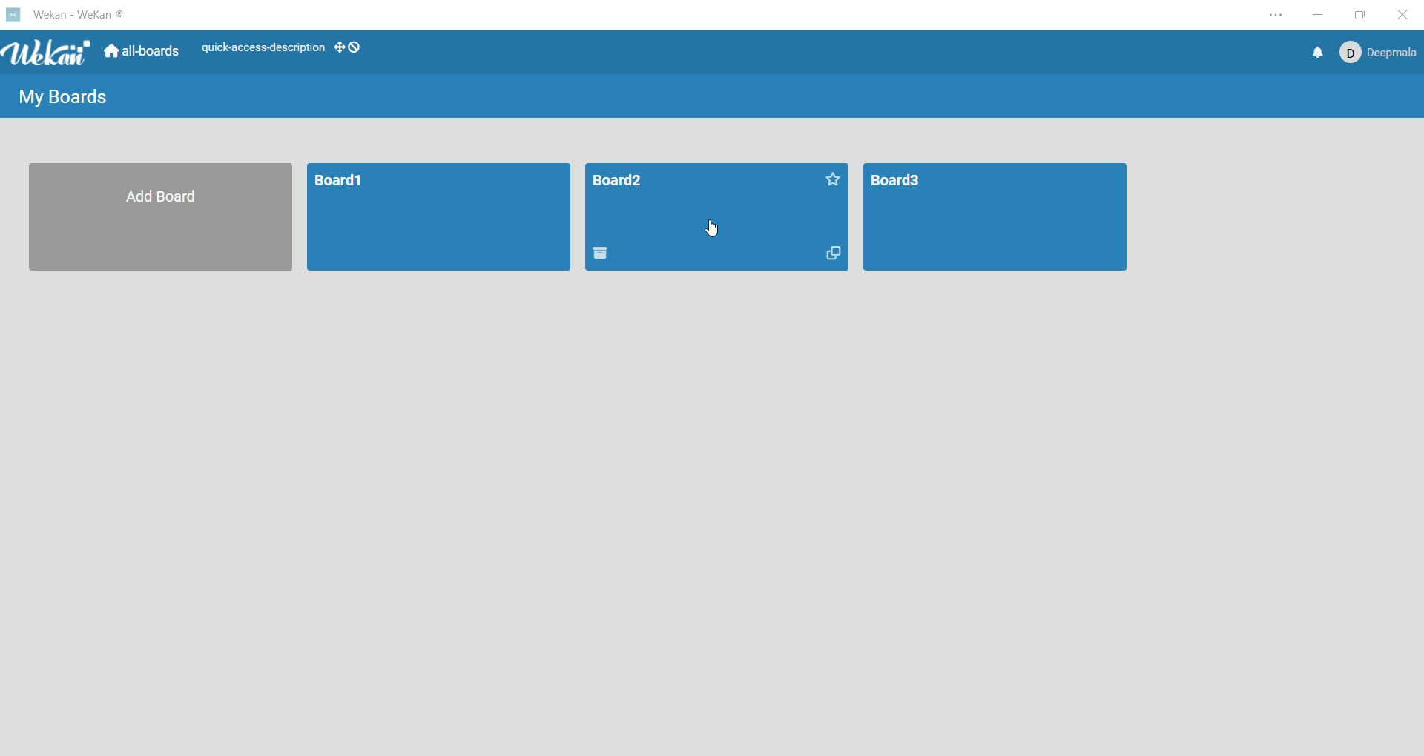 The width and height of the screenshot is (1424, 756). Describe the element at coordinates (710, 227) in the screenshot. I see `cursor` at that location.